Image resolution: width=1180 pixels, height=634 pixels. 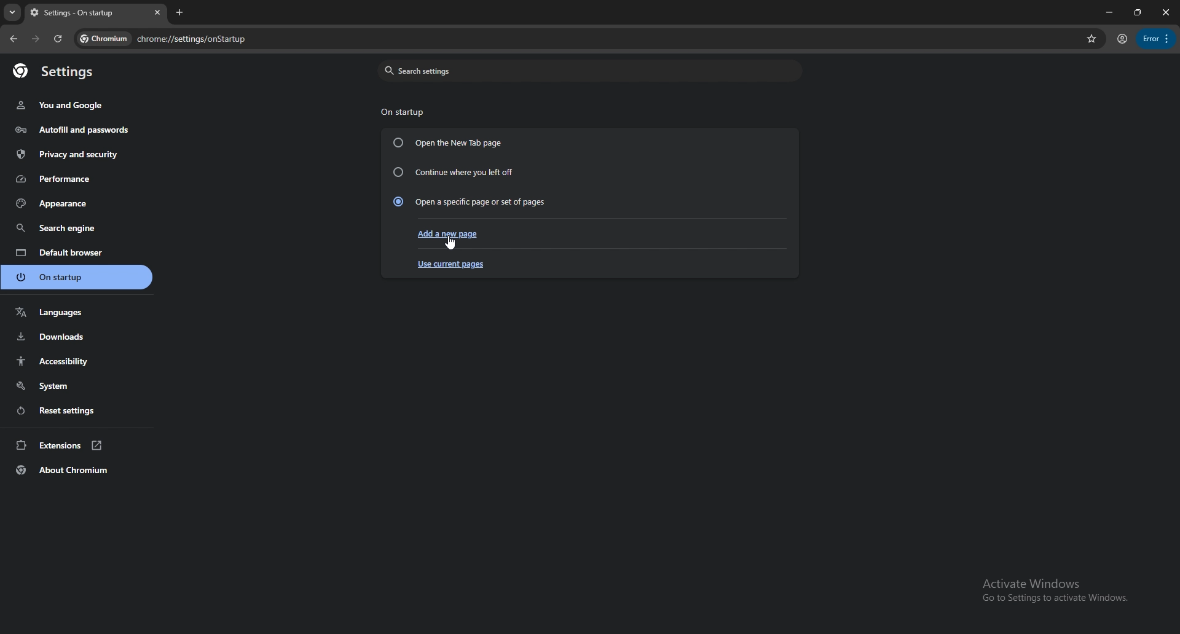 What do you see at coordinates (76, 227) in the screenshot?
I see `search engine` at bounding box center [76, 227].